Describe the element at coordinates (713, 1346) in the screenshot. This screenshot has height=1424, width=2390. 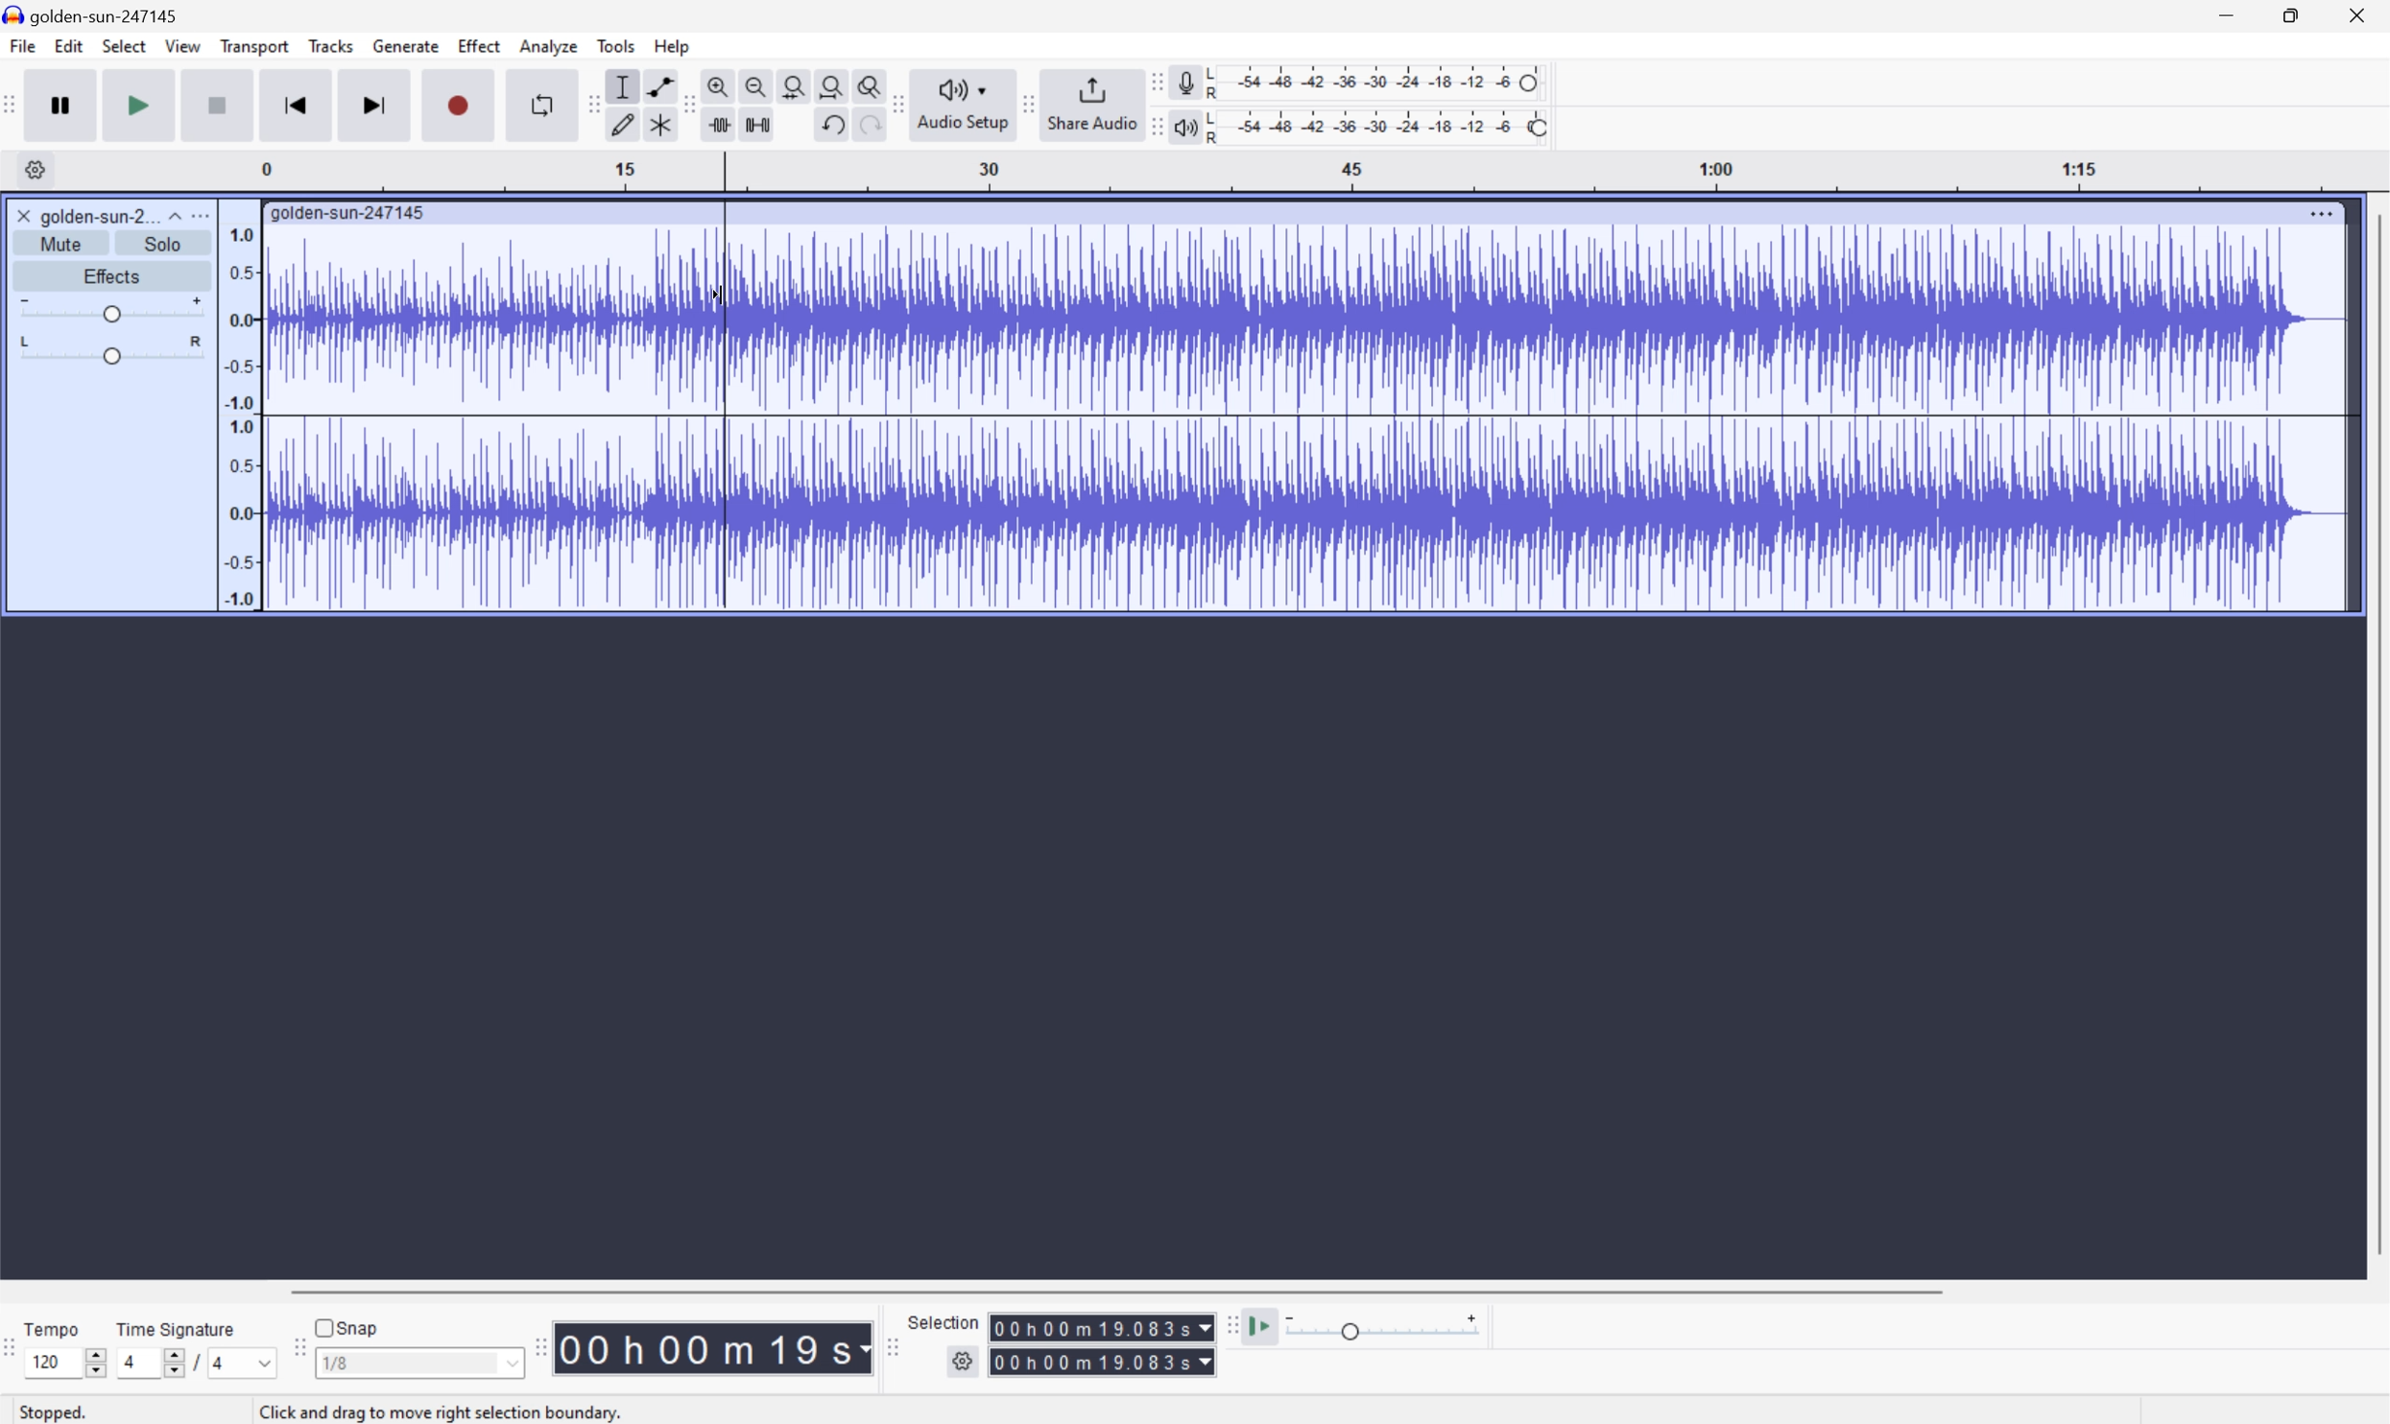
I see `Time` at that location.